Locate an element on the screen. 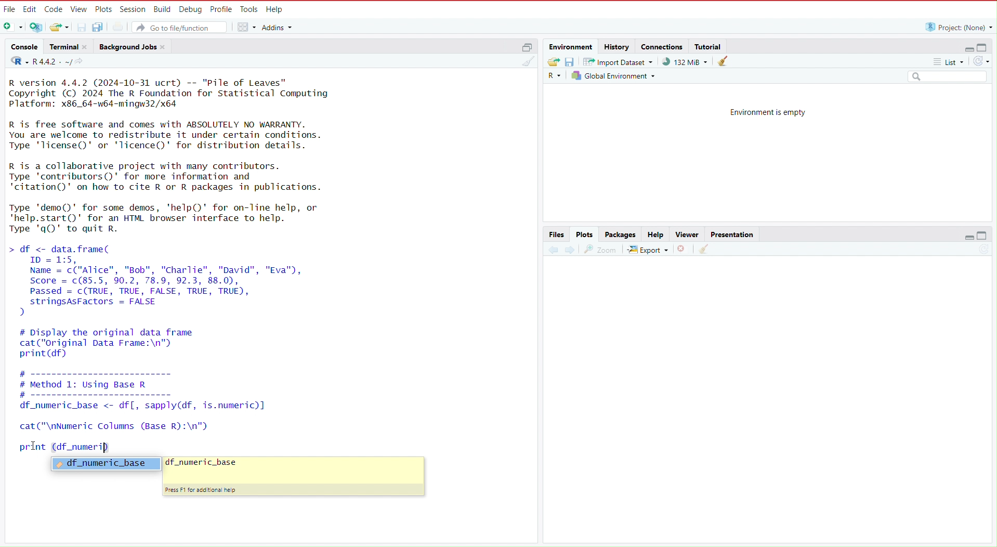 The image size is (997, 547). Go to file/function is located at coordinates (181, 27).